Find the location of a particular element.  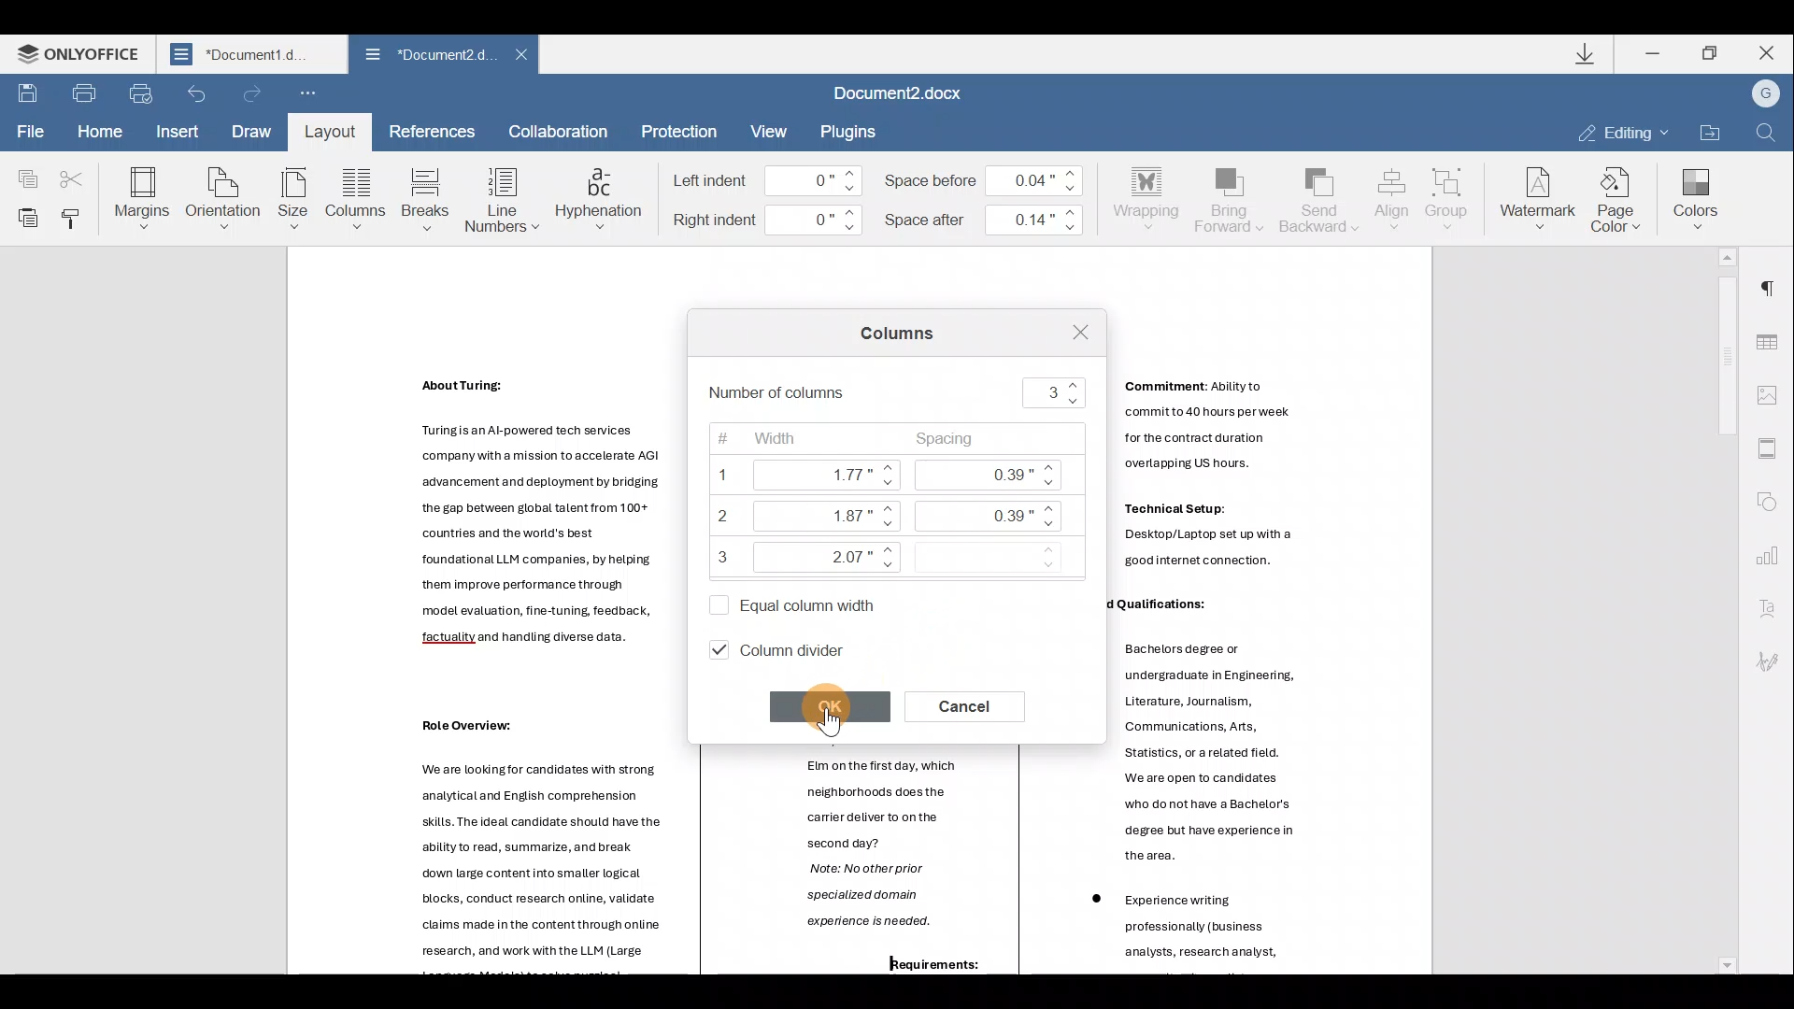

Document2.docx is located at coordinates (910, 94).